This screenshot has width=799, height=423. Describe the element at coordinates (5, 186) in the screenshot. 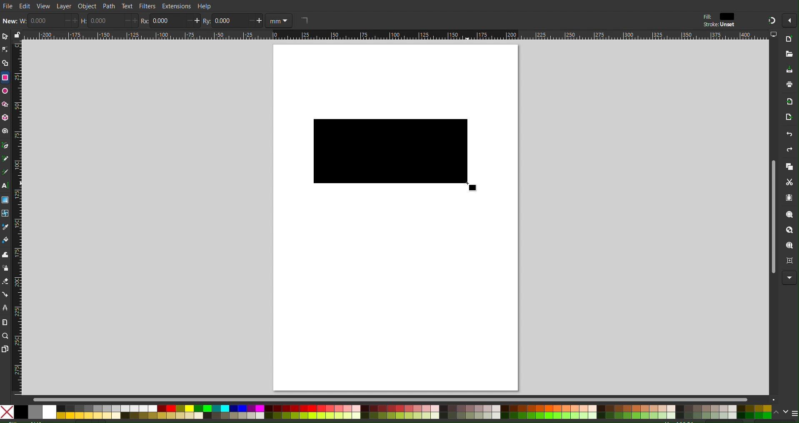

I see `Text Tool` at that location.